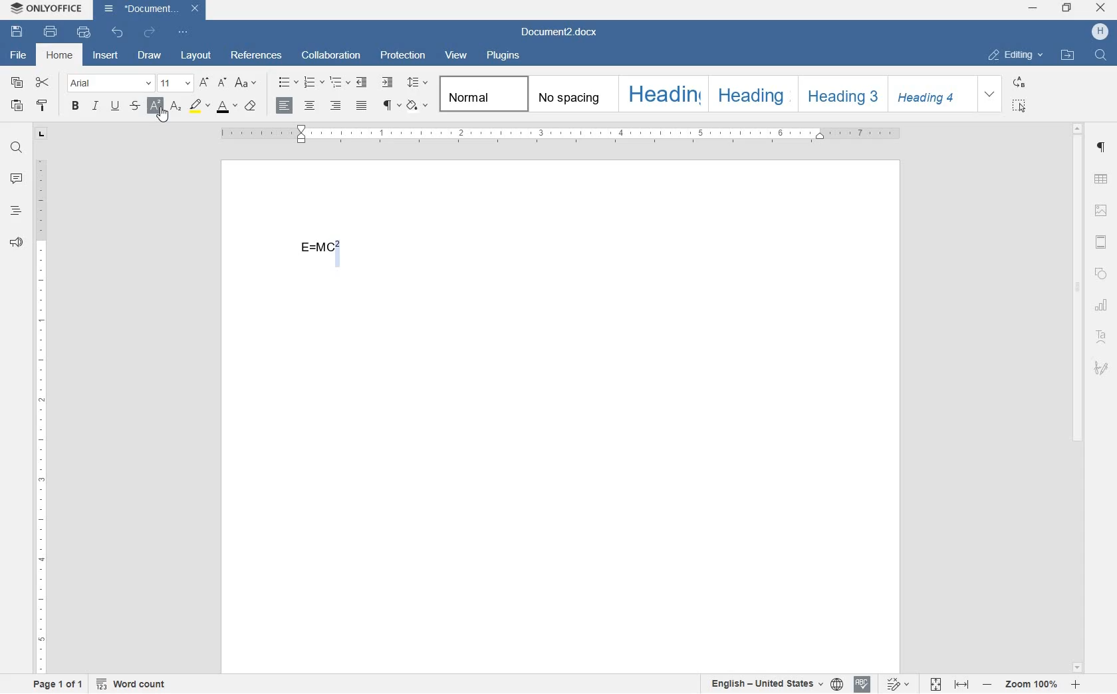  I want to click on plugins, so click(506, 56).